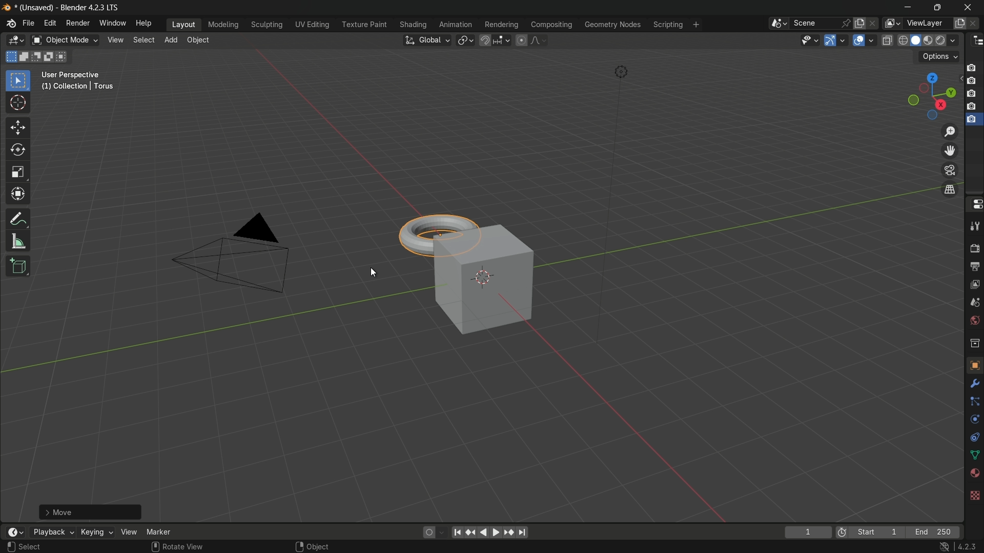 This screenshot has height=553, width=984. Describe the element at coordinates (427, 533) in the screenshot. I see `auto keying` at that location.